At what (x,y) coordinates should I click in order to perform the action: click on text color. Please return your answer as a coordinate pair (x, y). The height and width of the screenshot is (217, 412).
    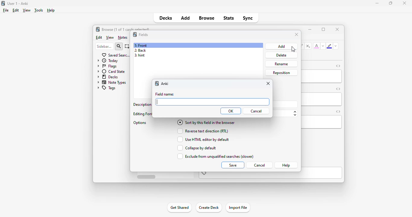
    Looking at the image, I should click on (317, 46).